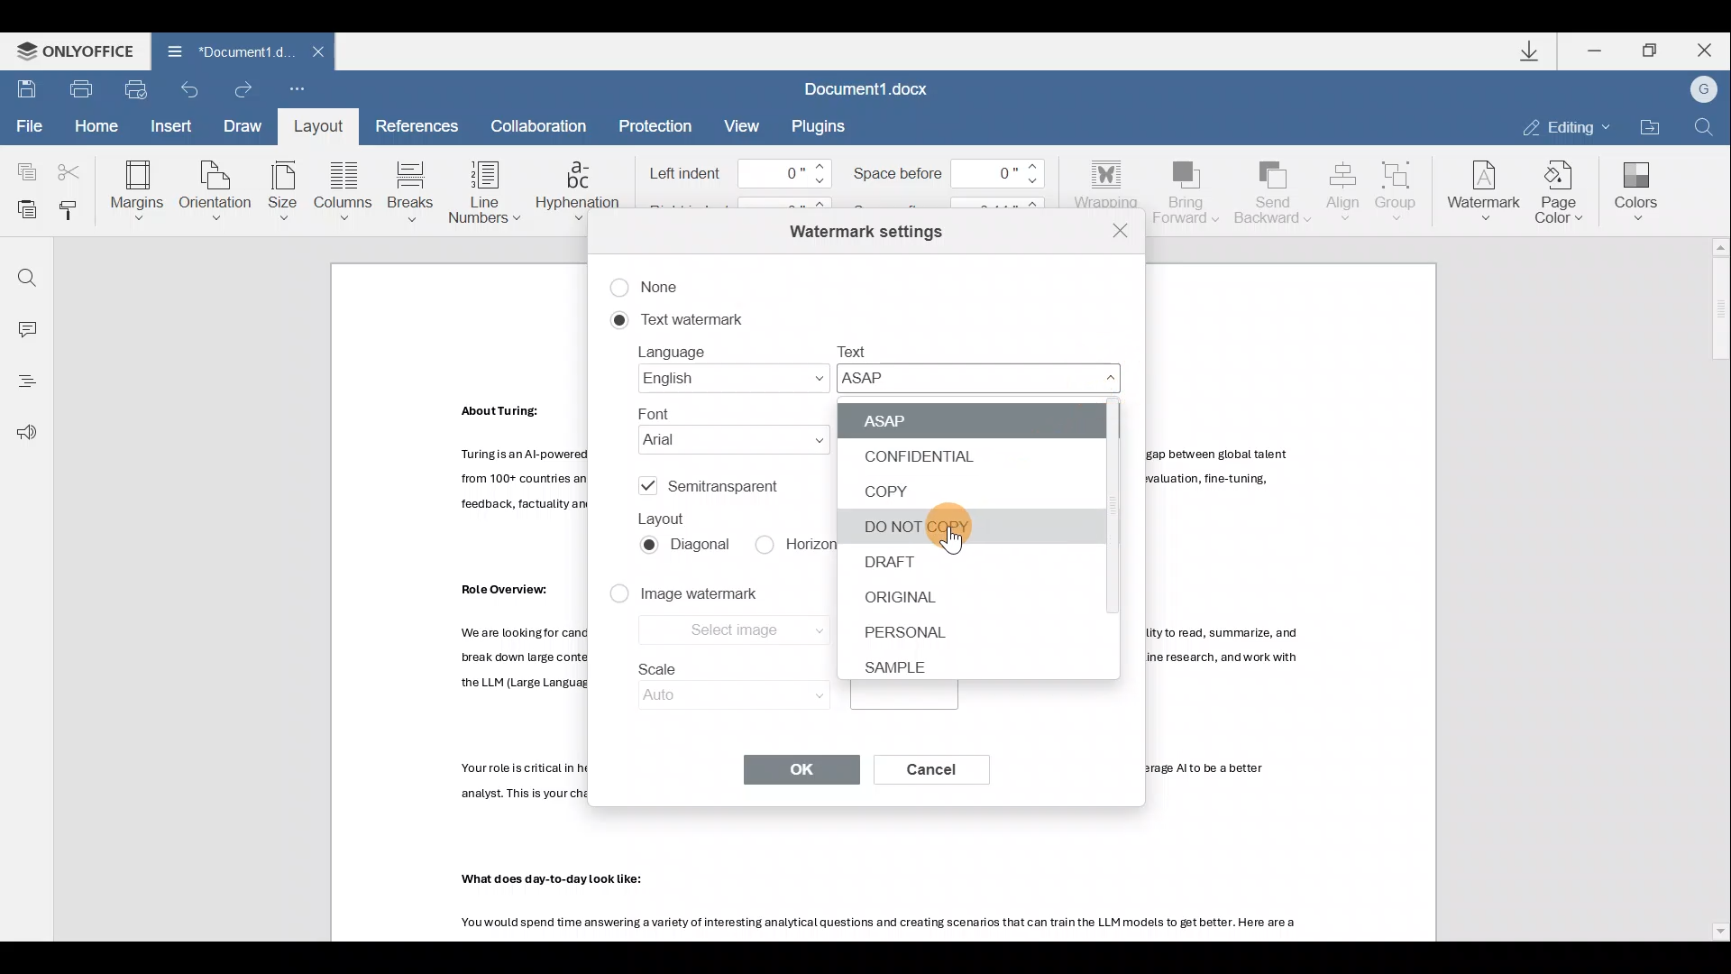 The width and height of the screenshot is (1731, 974). Describe the element at coordinates (1103, 178) in the screenshot. I see `Wrapping` at that location.